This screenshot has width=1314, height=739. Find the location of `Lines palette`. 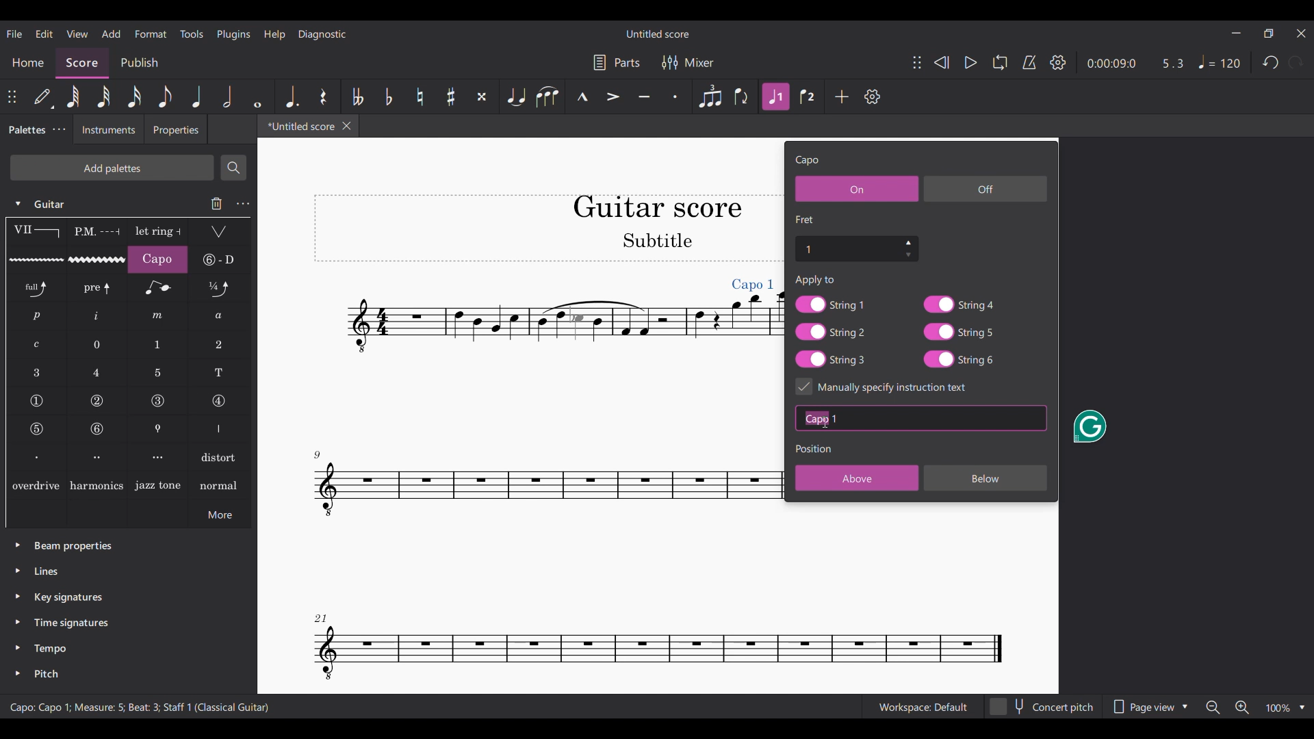

Lines palette is located at coordinates (47, 571).